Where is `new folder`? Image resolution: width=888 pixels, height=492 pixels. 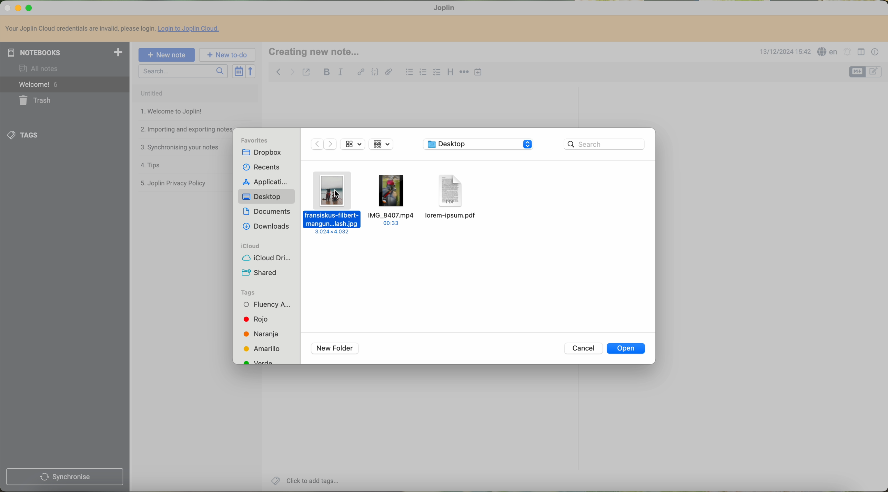
new folder is located at coordinates (336, 348).